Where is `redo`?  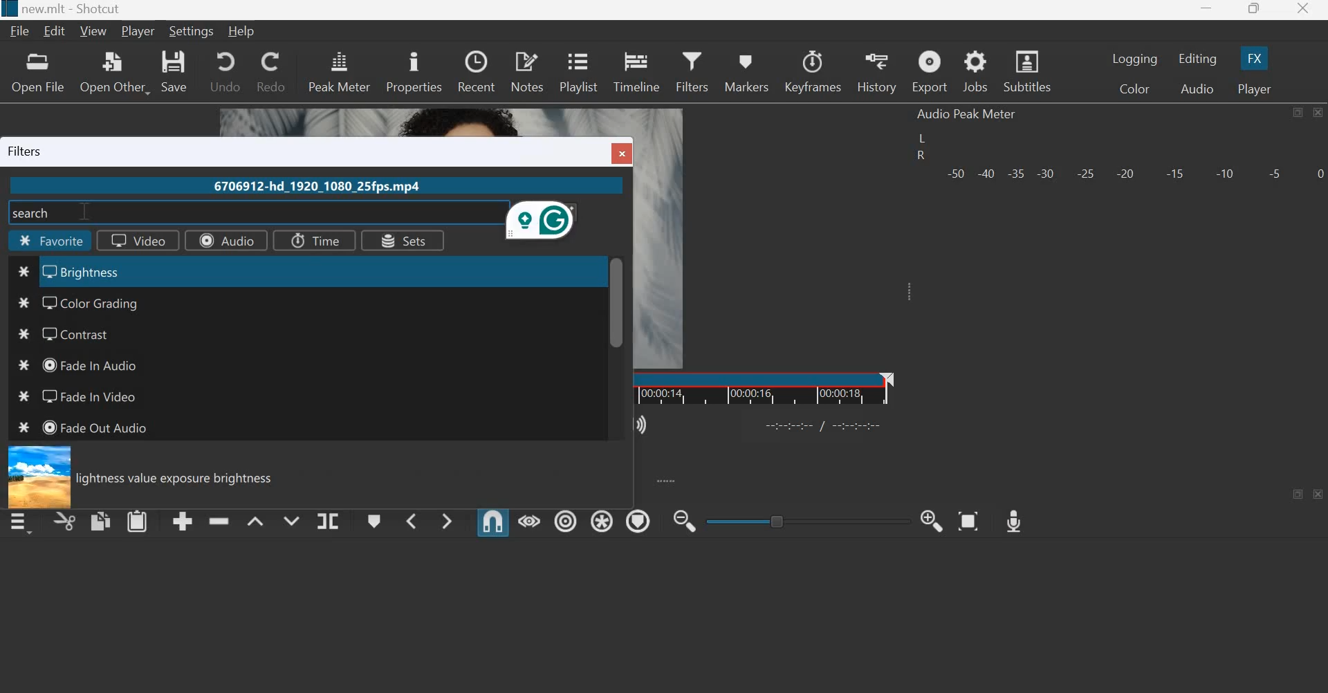 redo is located at coordinates (270, 71).